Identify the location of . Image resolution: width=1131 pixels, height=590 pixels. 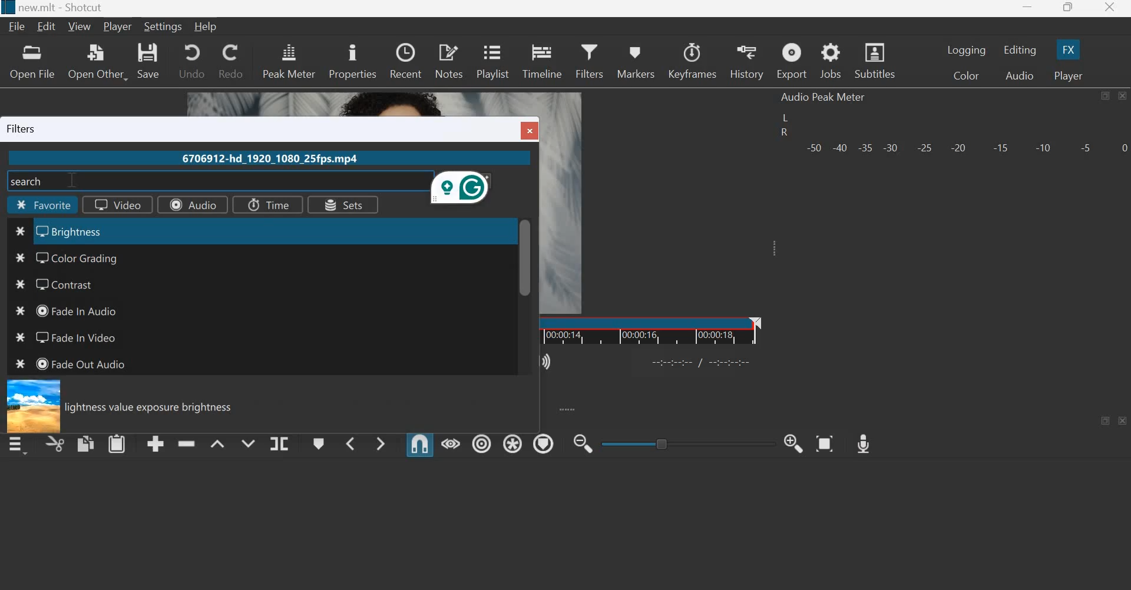
(16, 339).